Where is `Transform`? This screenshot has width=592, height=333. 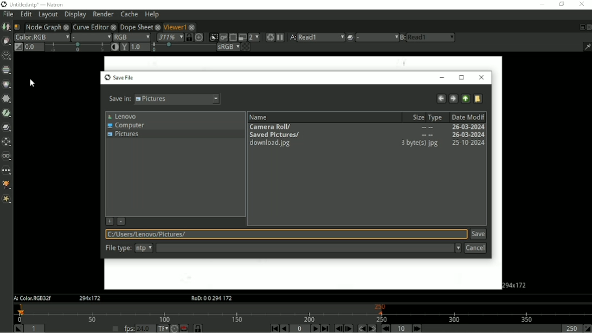 Transform is located at coordinates (7, 142).